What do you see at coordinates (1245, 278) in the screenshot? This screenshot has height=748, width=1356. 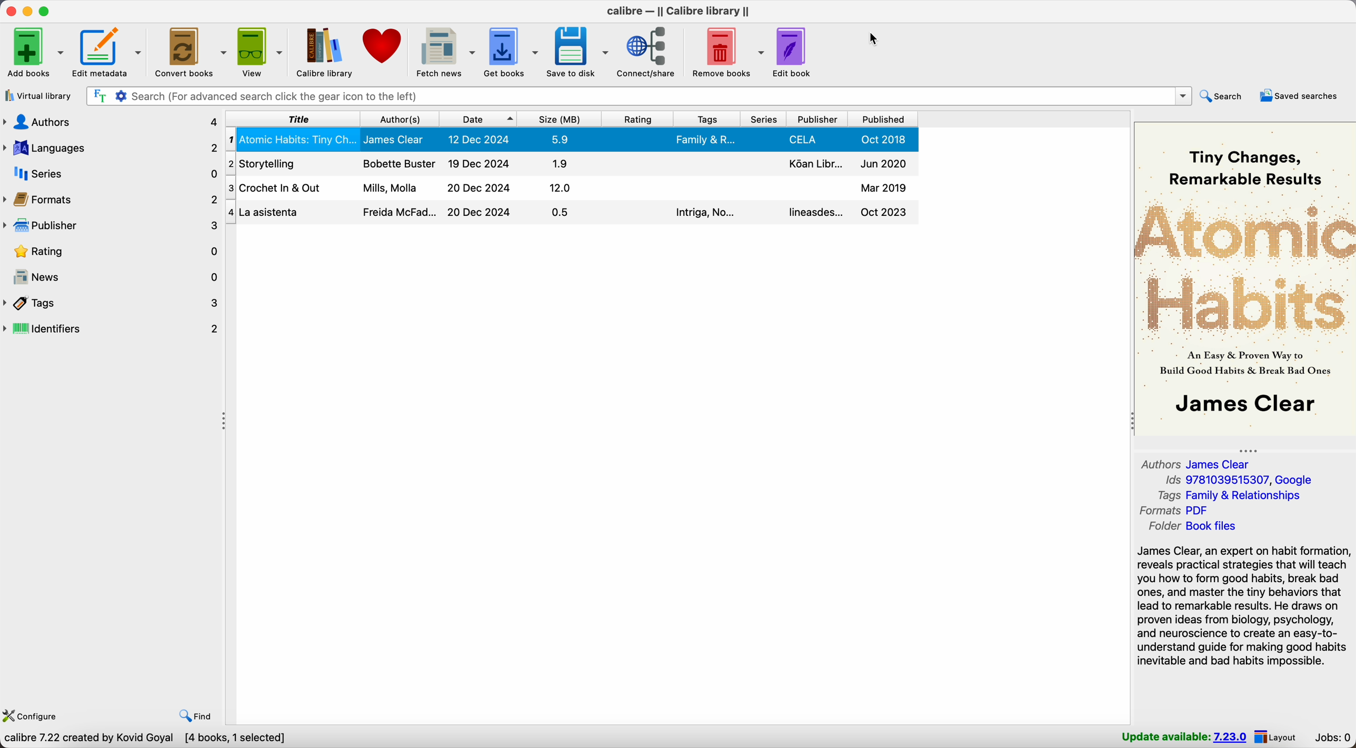 I see `book cover preview` at bounding box center [1245, 278].